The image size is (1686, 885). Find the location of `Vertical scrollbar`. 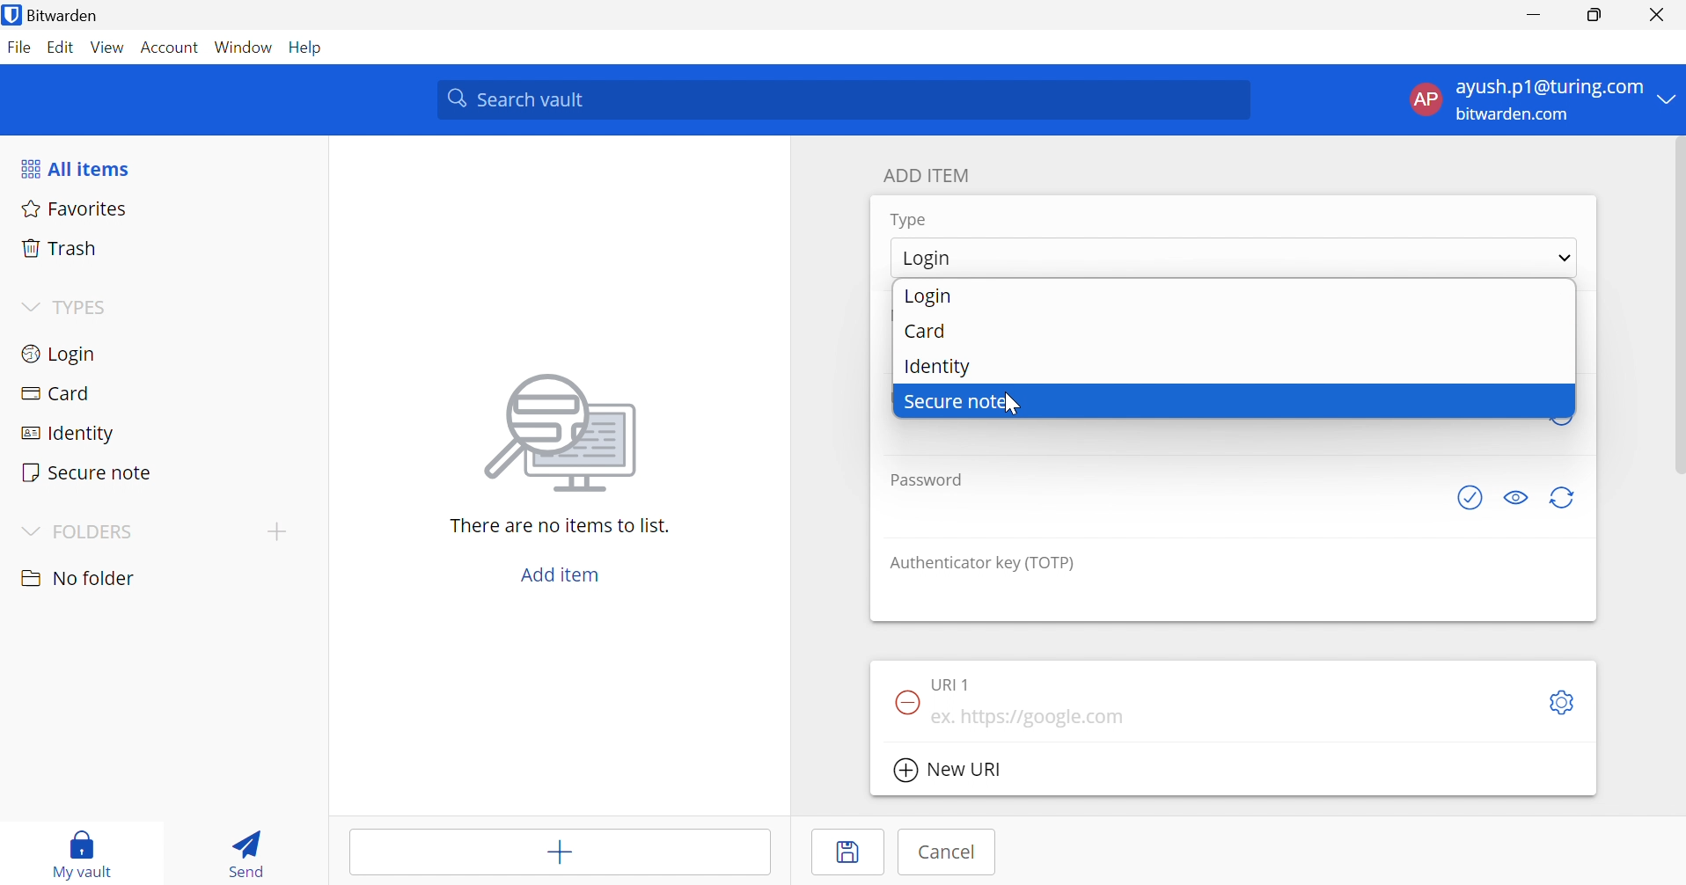

Vertical scrollbar is located at coordinates (1675, 307).